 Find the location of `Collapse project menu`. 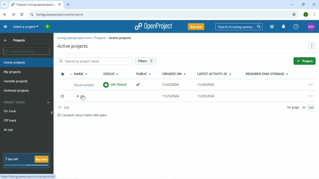

Collapse project menu is located at coordinates (5, 27).